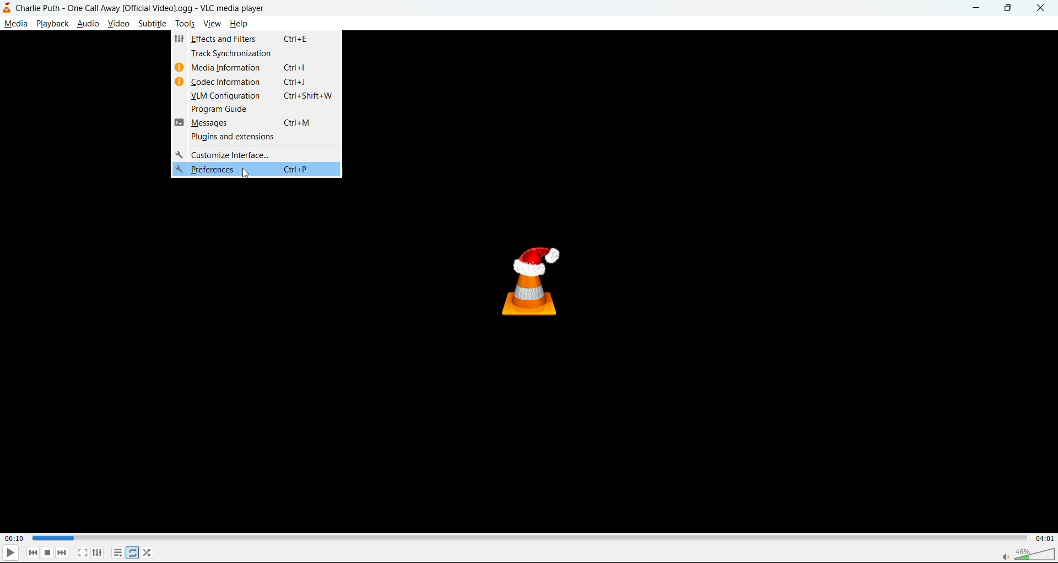  What do you see at coordinates (1010, 8) in the screenshot?
I see `maximize` at bounding box center [1010, 8].